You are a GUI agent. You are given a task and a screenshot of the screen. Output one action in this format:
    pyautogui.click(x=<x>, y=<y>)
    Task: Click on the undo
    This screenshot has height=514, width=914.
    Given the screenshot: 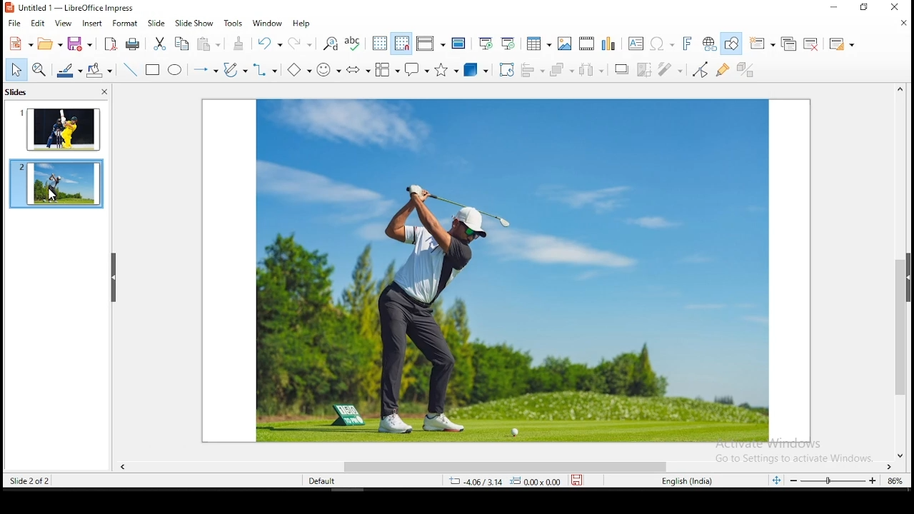 What is the action you would take?
    pyautogui.click(x=270, y=44)
    